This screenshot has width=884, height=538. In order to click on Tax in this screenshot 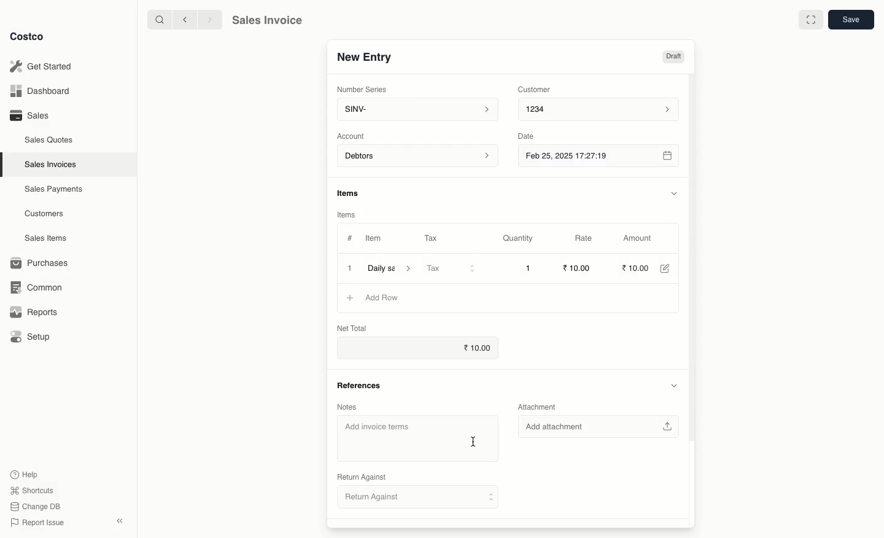, I will do `click(451, 268)`.